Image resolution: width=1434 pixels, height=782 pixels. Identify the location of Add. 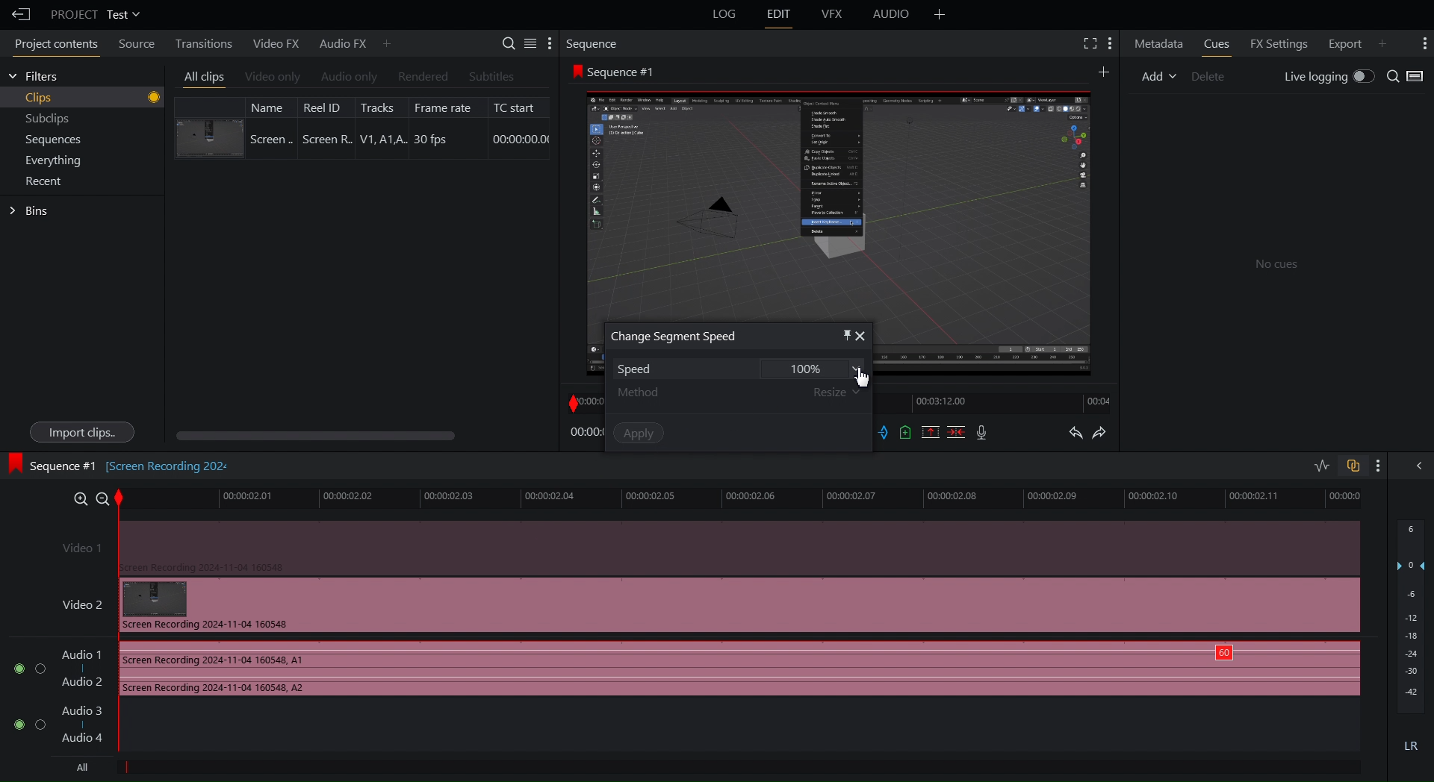
(1102, 71).